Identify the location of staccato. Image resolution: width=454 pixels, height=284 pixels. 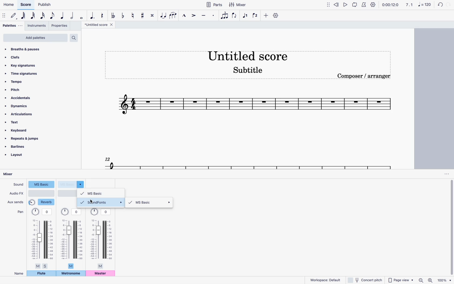
(213, 17).